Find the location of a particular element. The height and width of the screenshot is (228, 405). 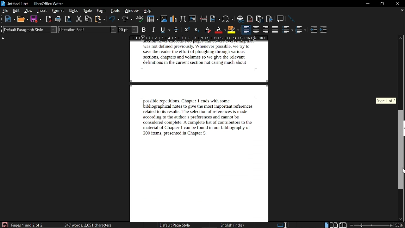

page 1of 2 is located at coordinates (388, 100).